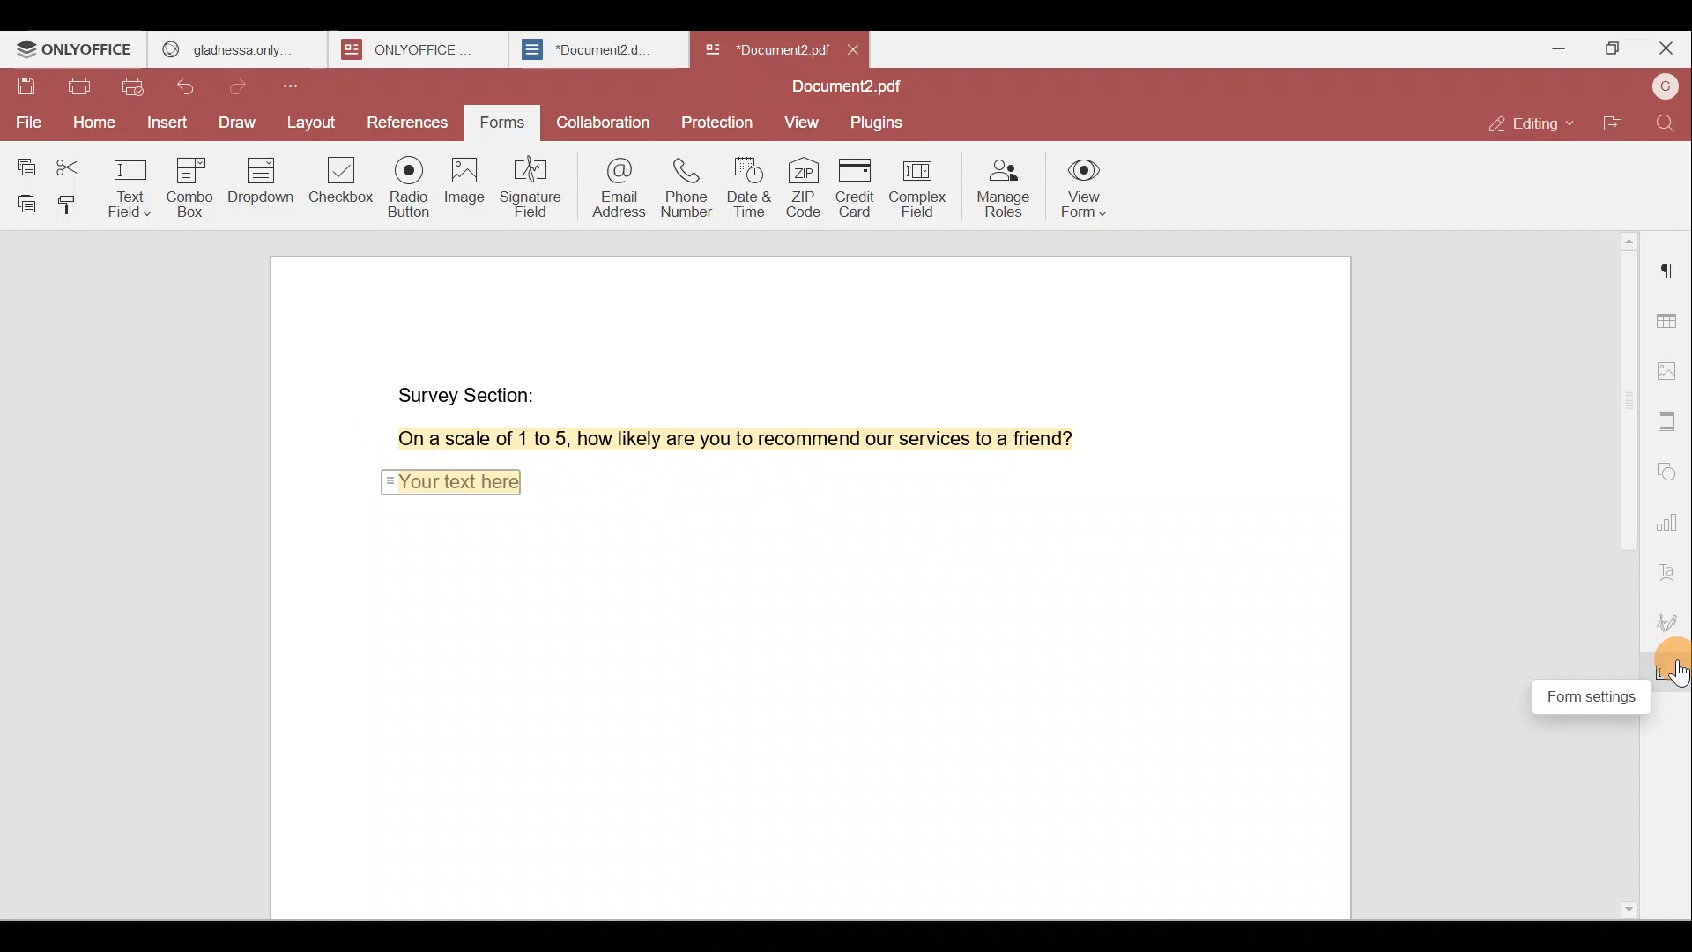 The image size is (1692, 952). I want to click on Find, so click(1669, 123).